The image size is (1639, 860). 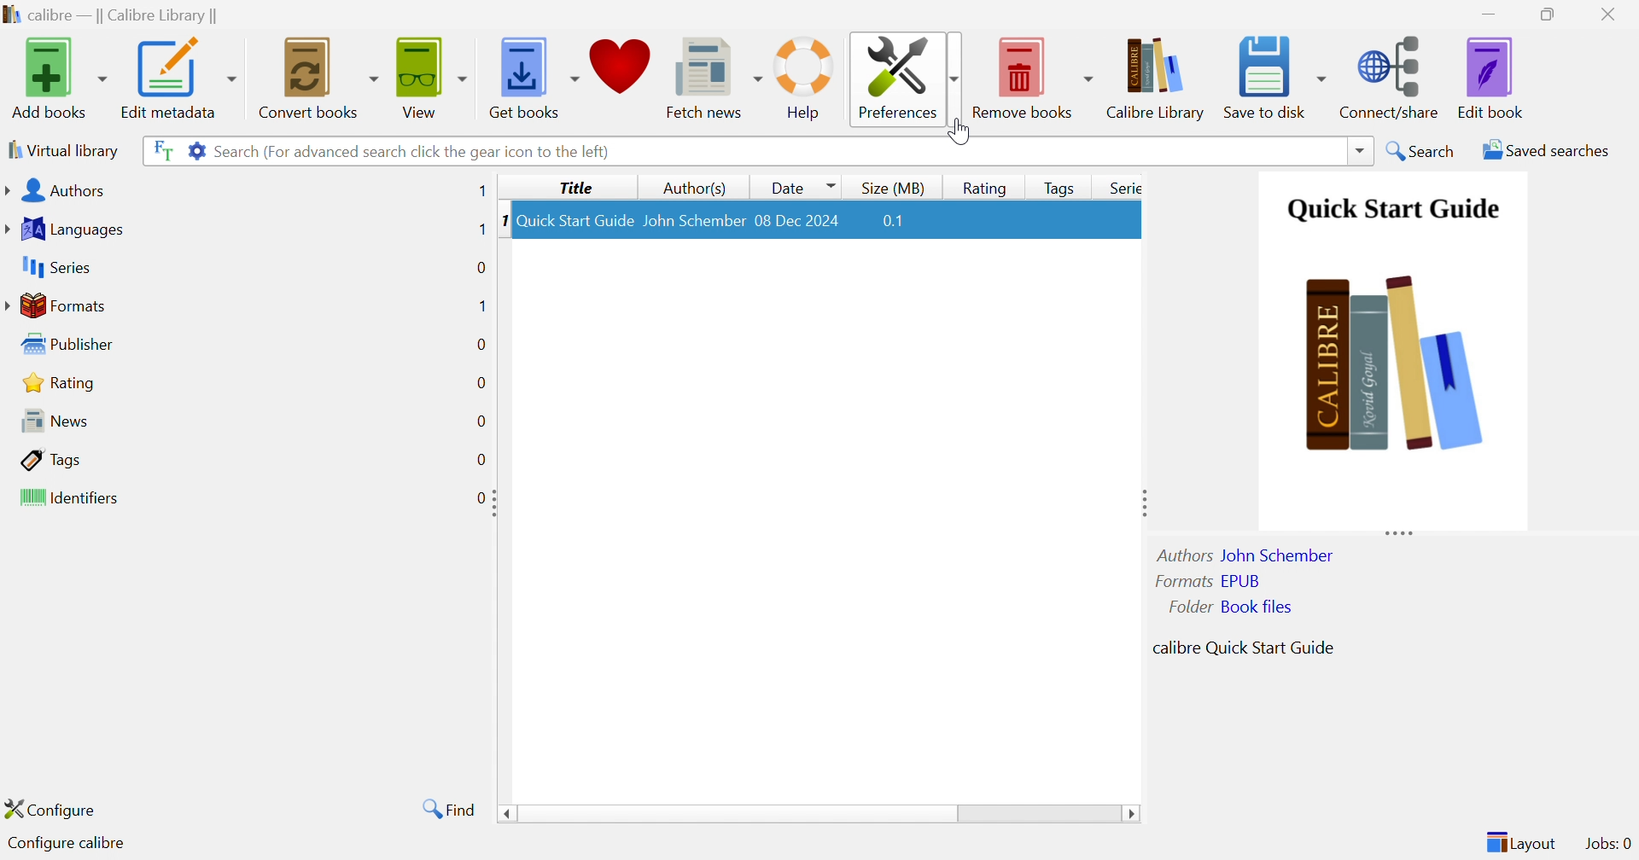 I want to click on Quick Start Guide, so click(x=1389, y=207).